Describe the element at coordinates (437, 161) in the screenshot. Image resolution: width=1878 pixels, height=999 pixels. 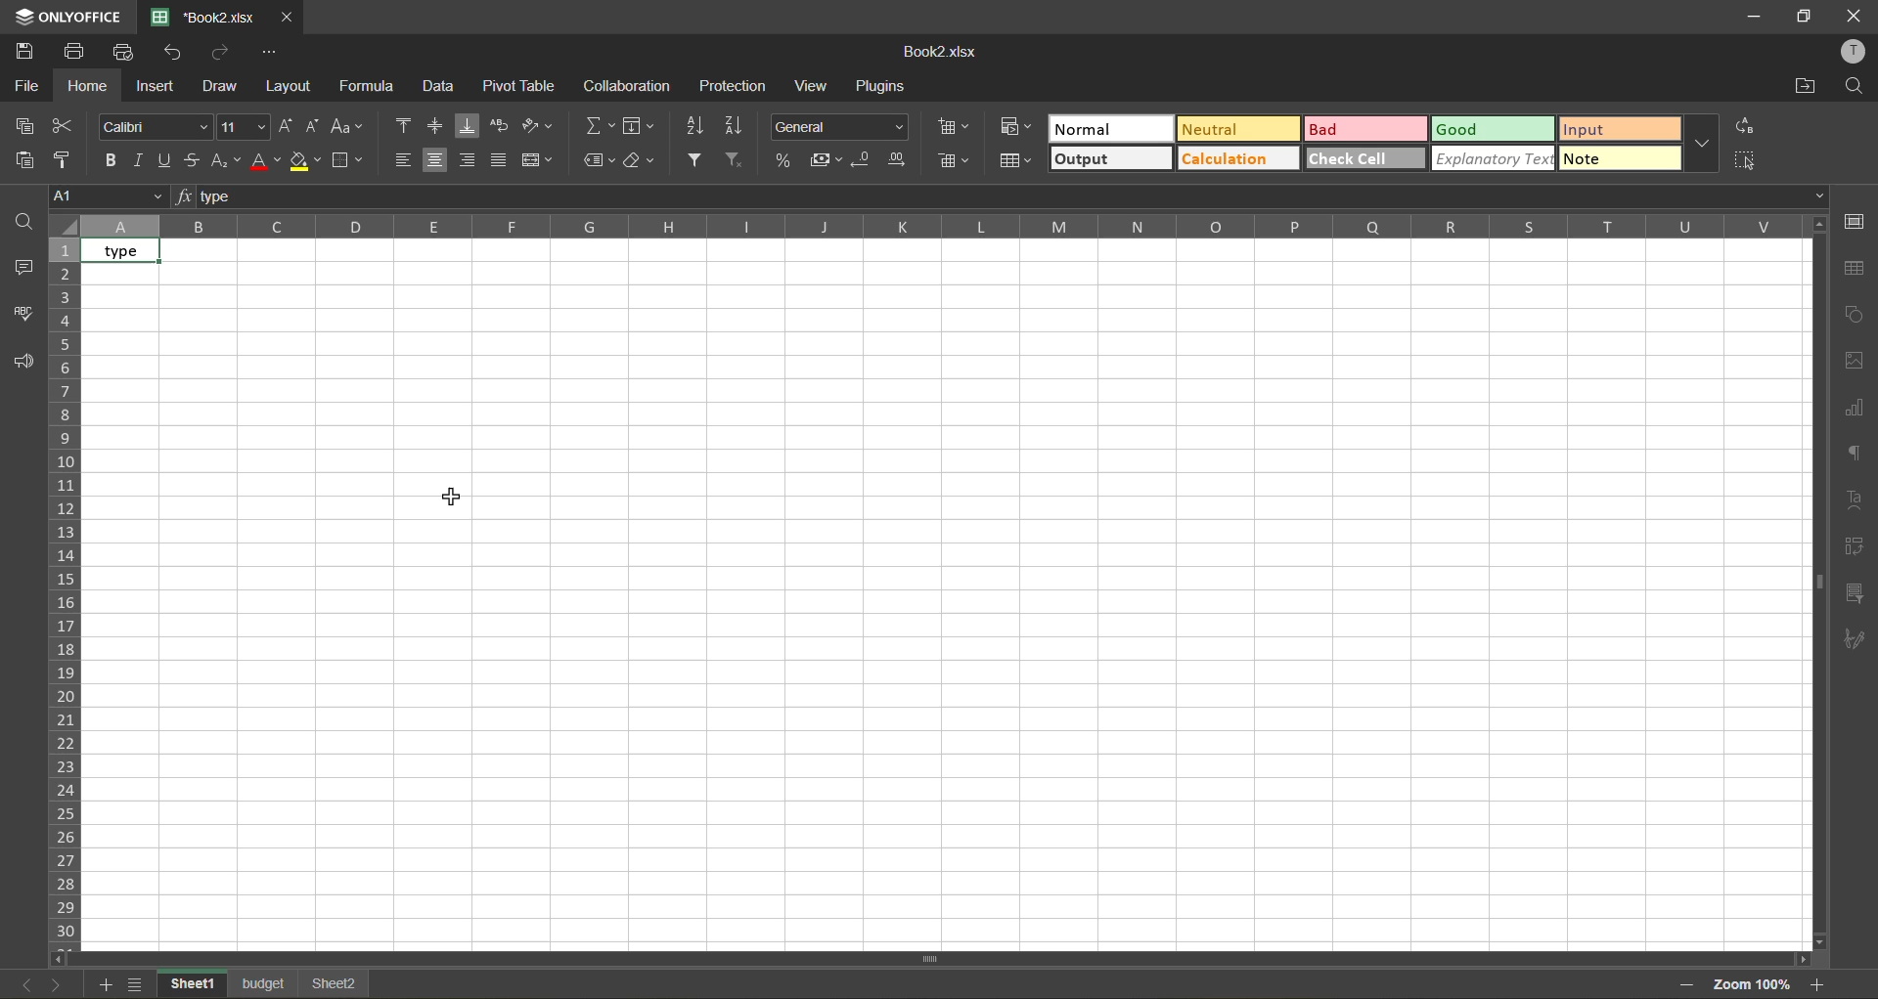
I see `align center enabled` at that location.